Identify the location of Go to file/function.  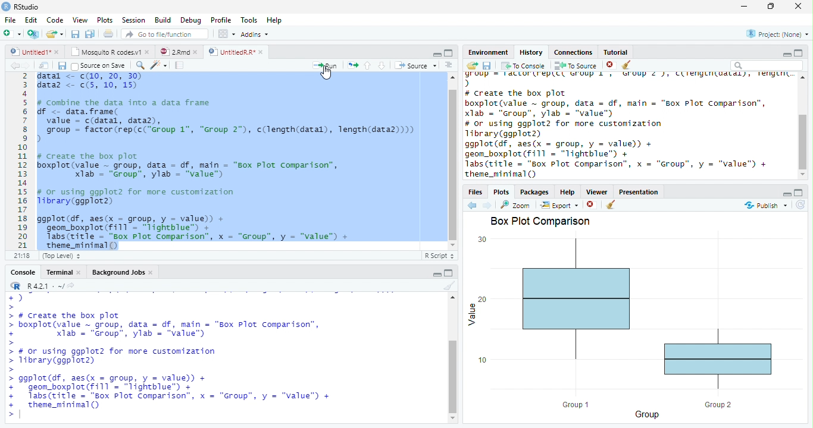
(165, 34).